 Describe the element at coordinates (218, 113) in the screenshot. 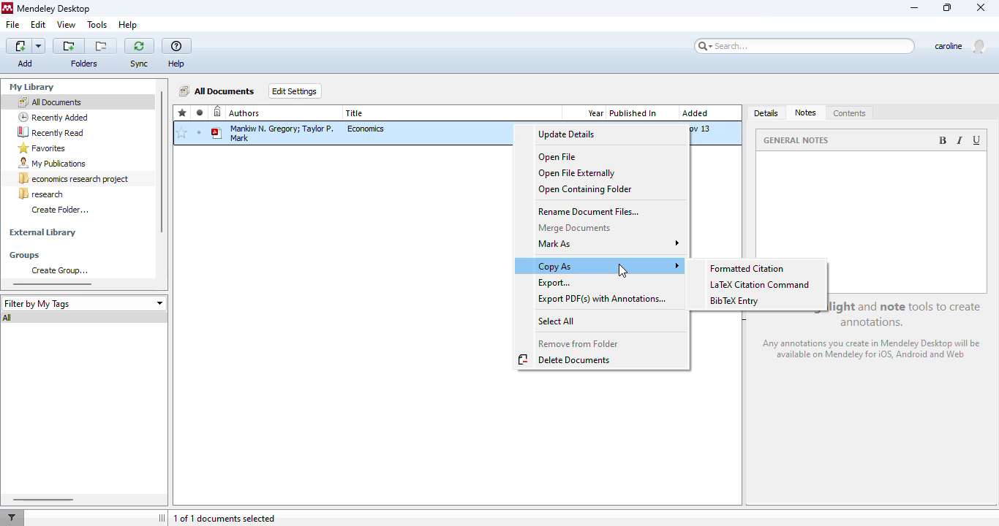

I see `recently added` at that location.